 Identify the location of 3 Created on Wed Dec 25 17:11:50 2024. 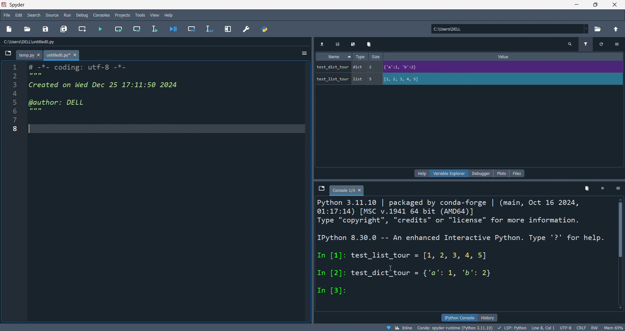
(99, 85).